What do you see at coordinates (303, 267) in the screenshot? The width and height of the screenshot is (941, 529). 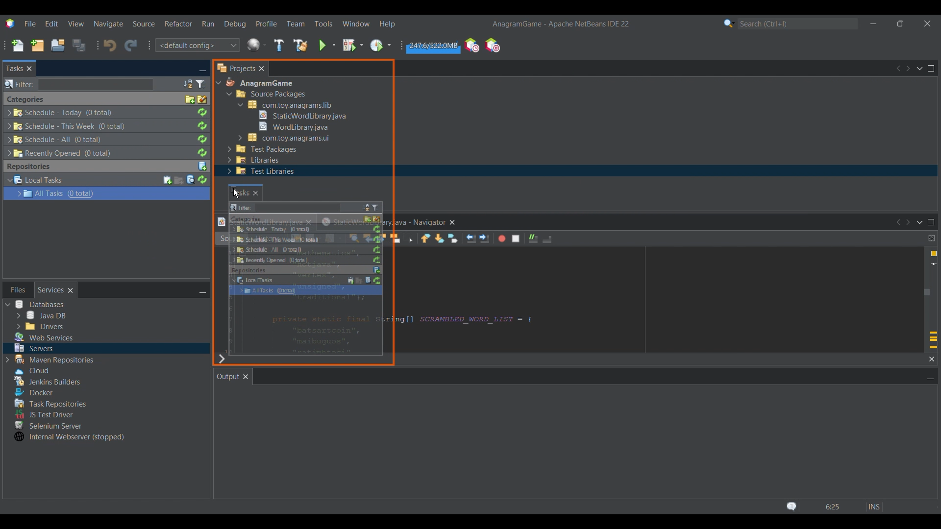 I see `` at bounding box center [303, 267].